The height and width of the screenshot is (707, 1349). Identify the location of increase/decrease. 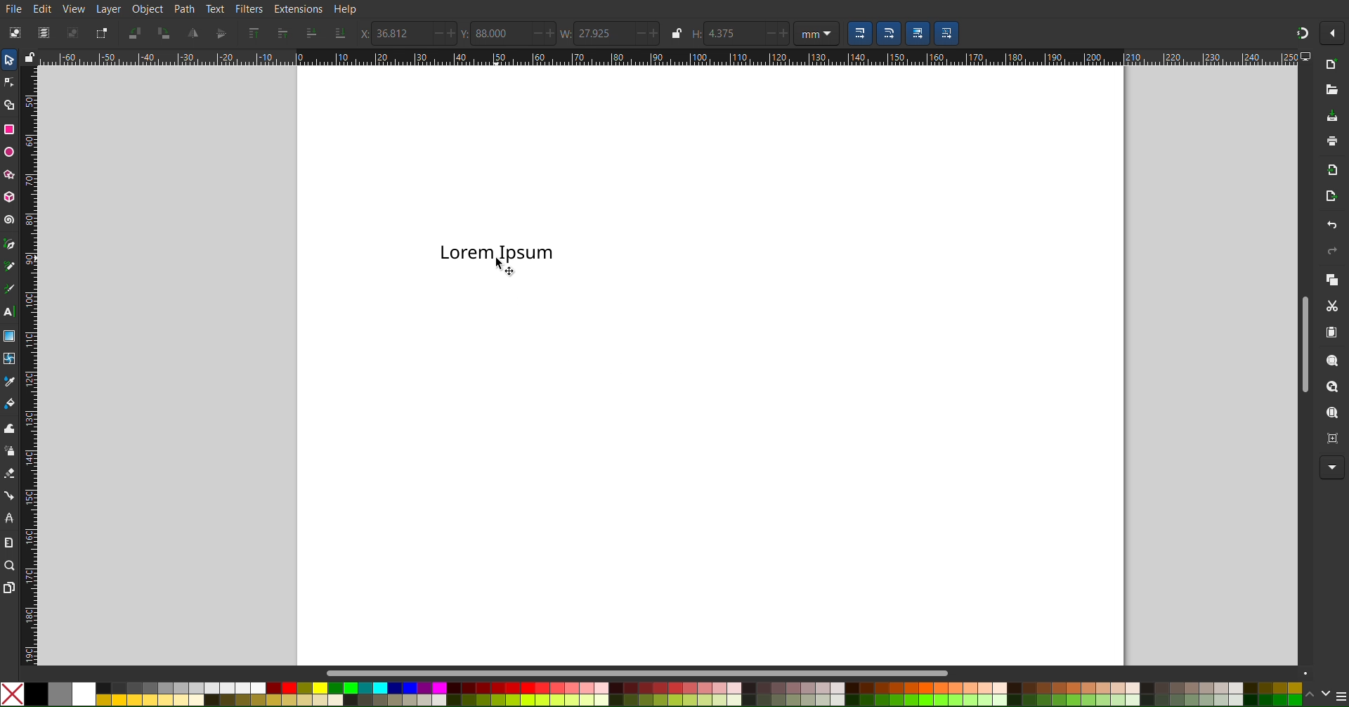
(443, 33).